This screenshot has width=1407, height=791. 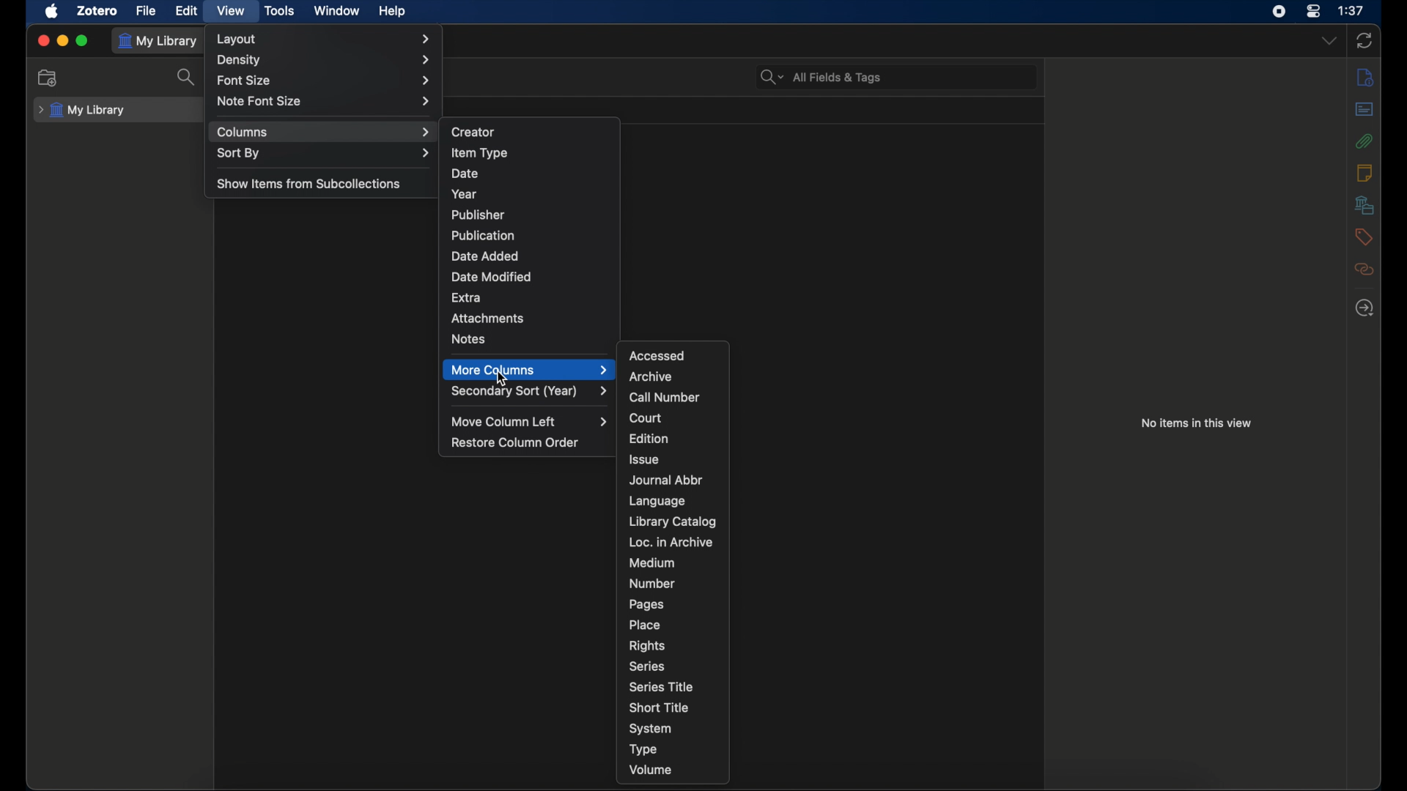 What do you see at coordinates (531, 422) in the screenshot?
I see `move column left` at bounding box center [531, 422].